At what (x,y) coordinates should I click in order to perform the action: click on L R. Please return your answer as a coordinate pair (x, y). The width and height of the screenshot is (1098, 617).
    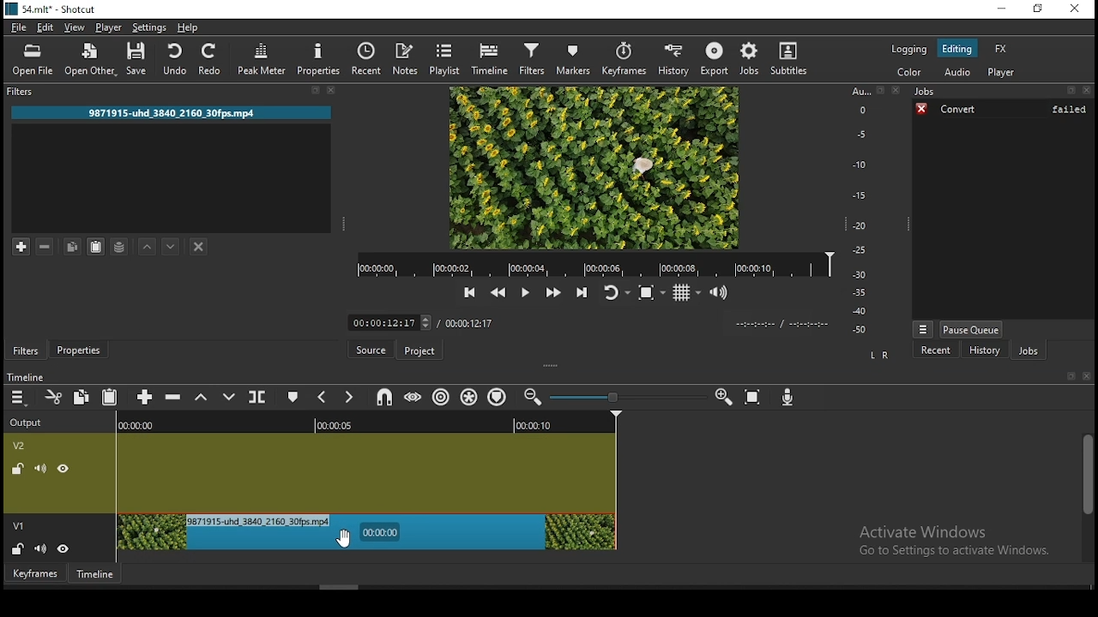
    Looking at the image, I should click on (879, 356).